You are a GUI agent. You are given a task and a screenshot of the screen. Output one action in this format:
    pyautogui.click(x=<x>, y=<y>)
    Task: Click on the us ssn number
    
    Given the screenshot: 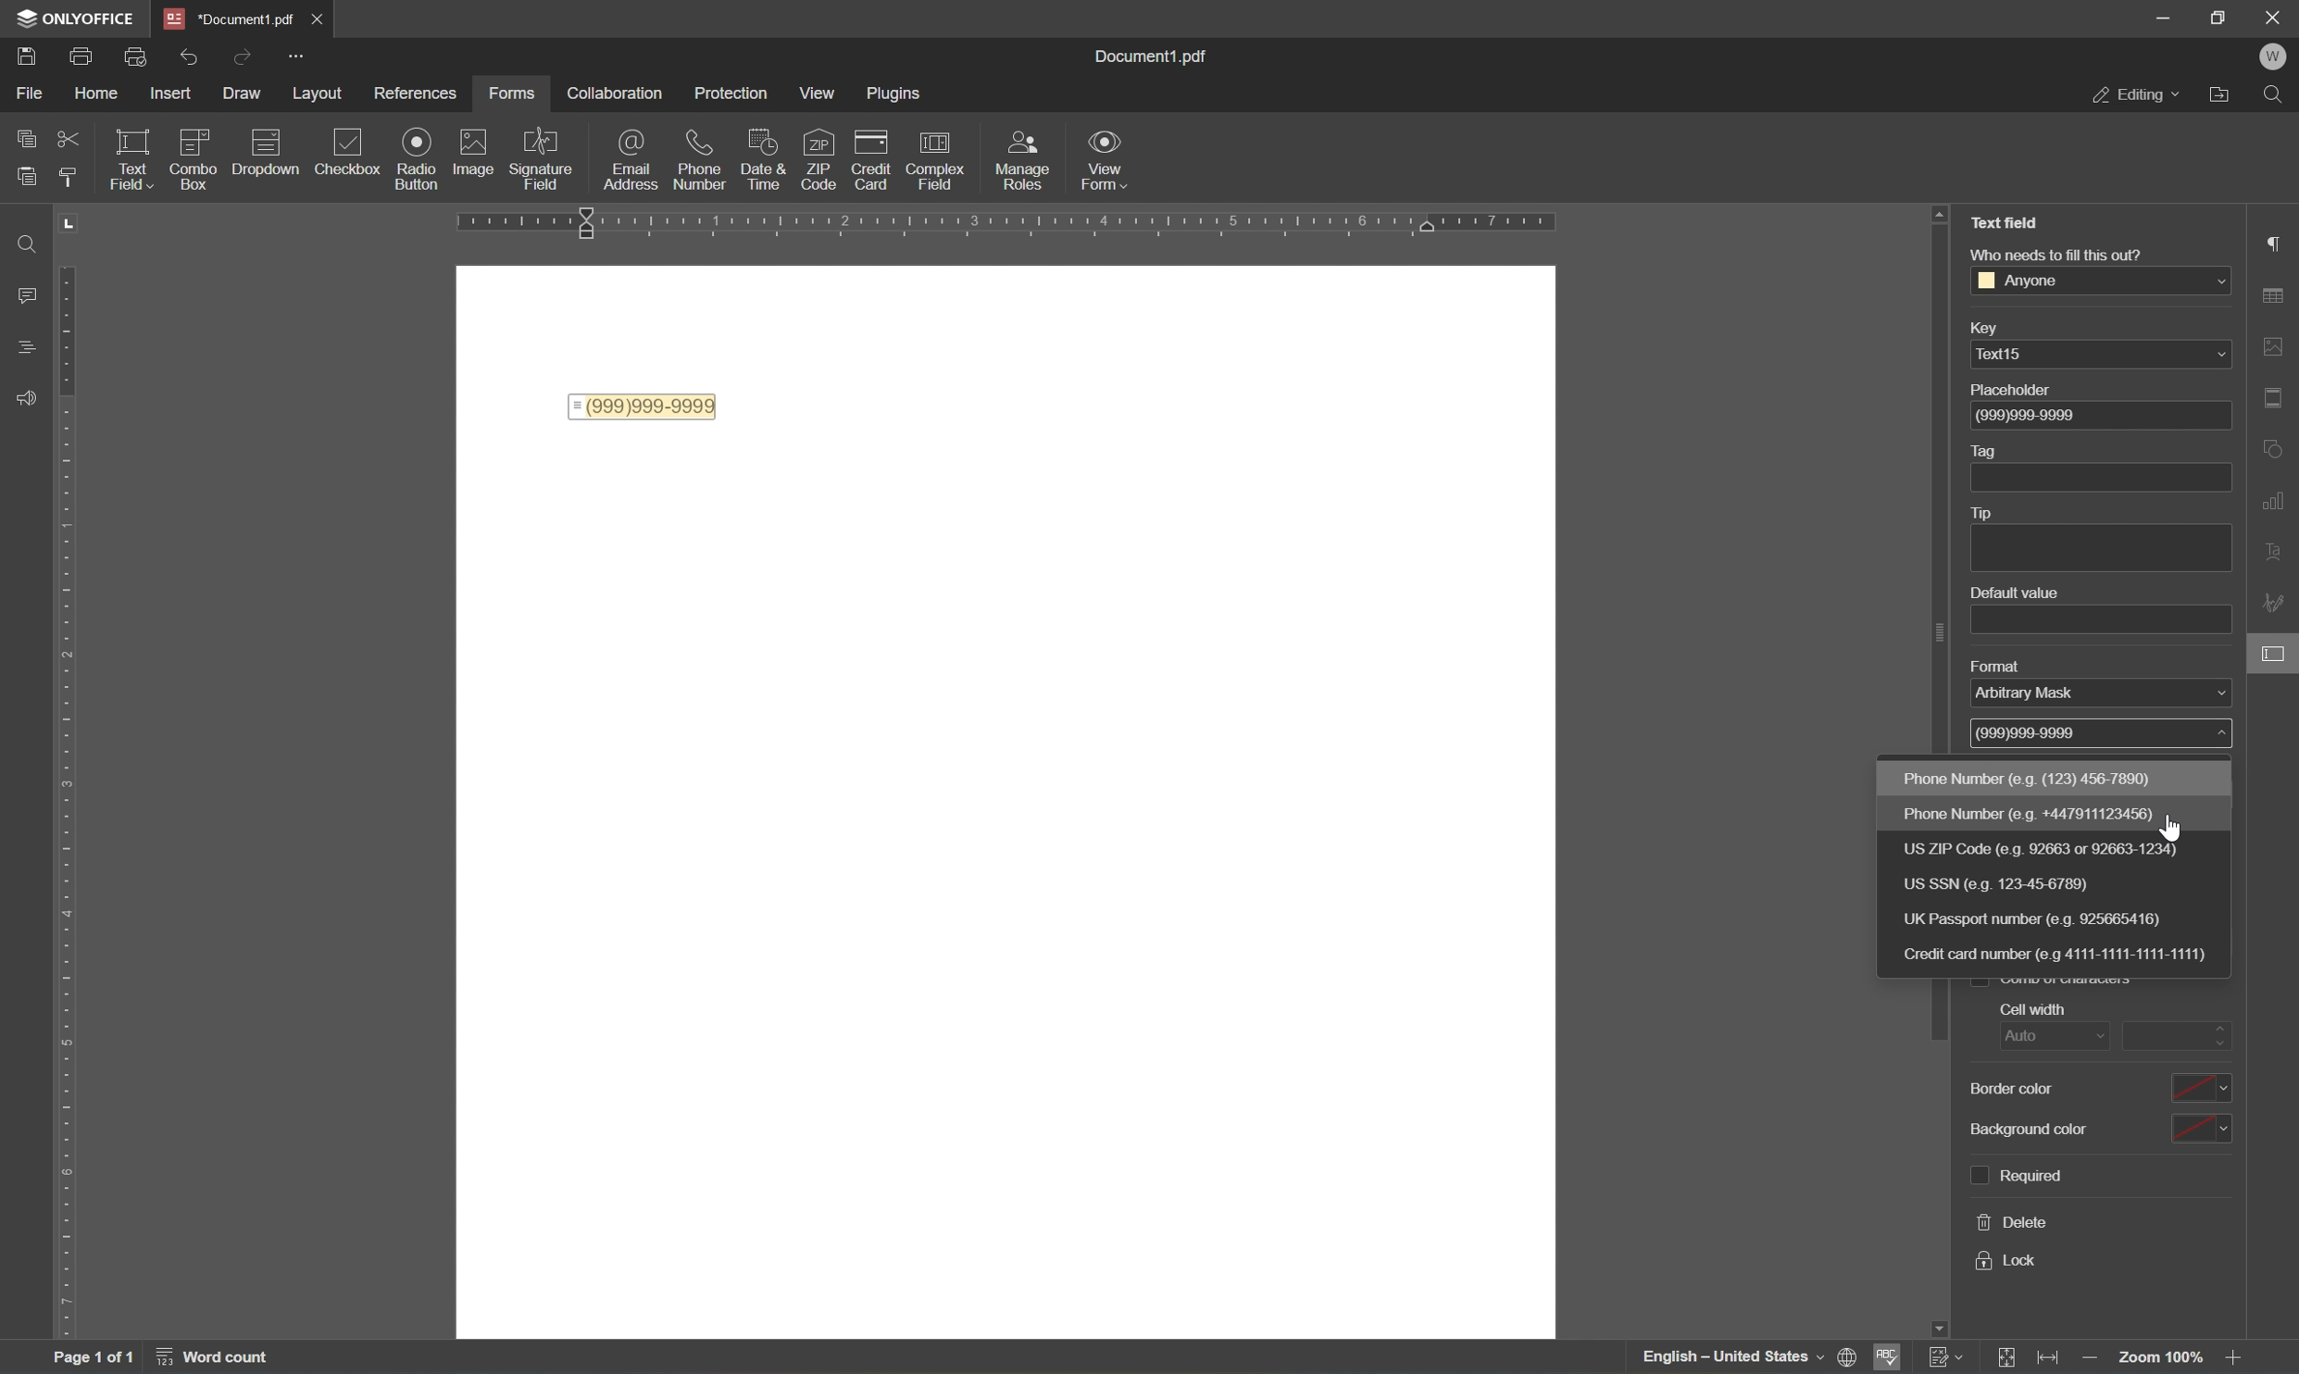 What is the action you would take?
    pyautogui.click(x=2032, y=883)
    